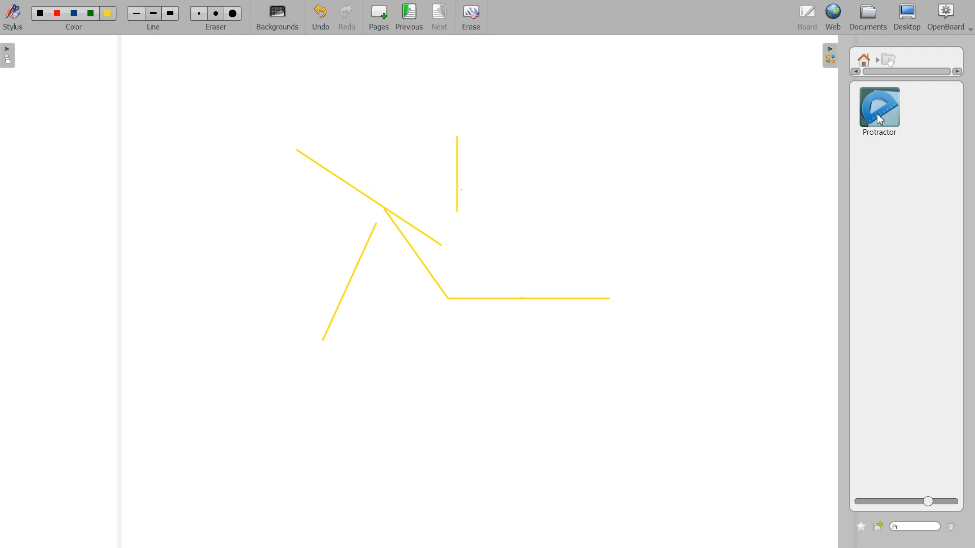 The height and width of the screenshot is (548, 975). What do you see at coordinates (12, 55) in the screenshot?
I see `Sidebar` at bounding box center [12, 55].